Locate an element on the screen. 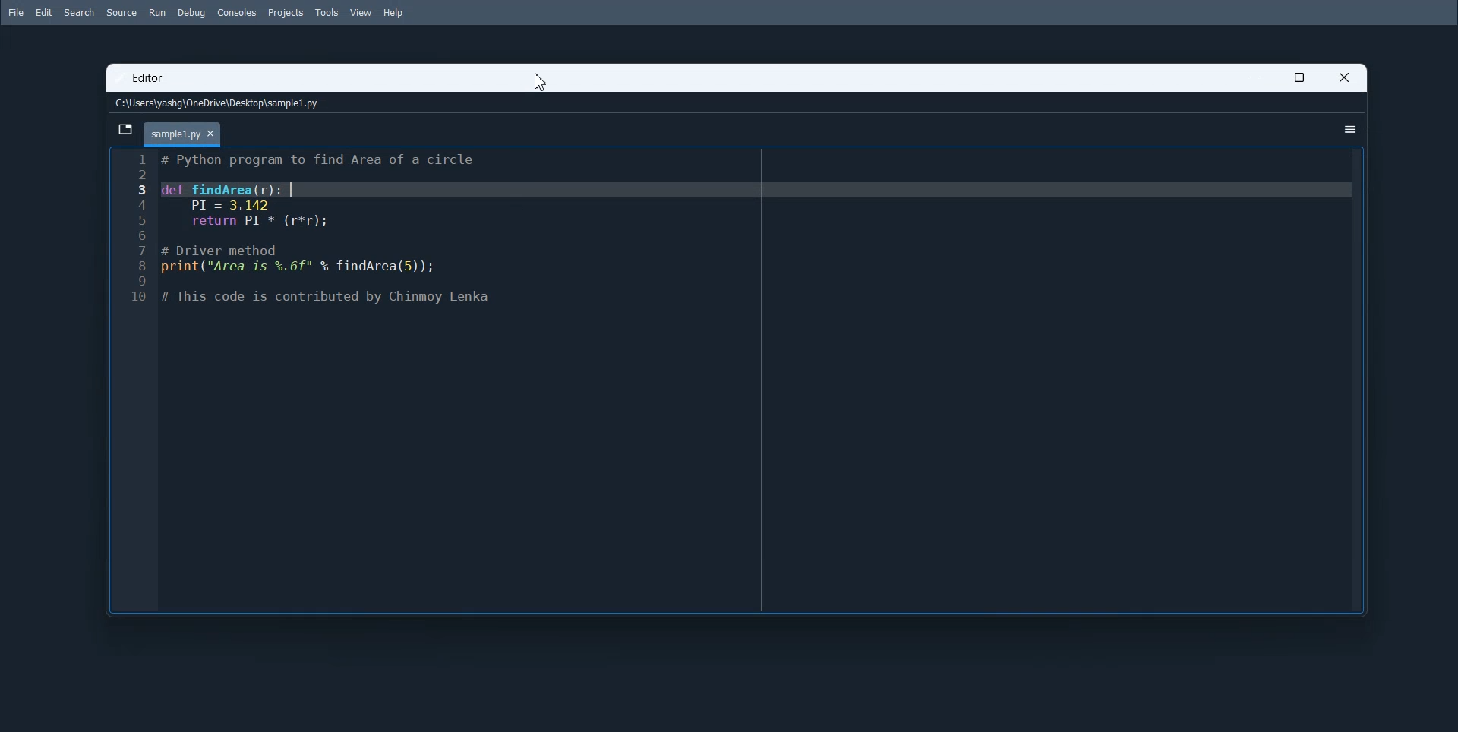 The image size is (1458, 732). Browse Tab is located at coordinates (126, 130).